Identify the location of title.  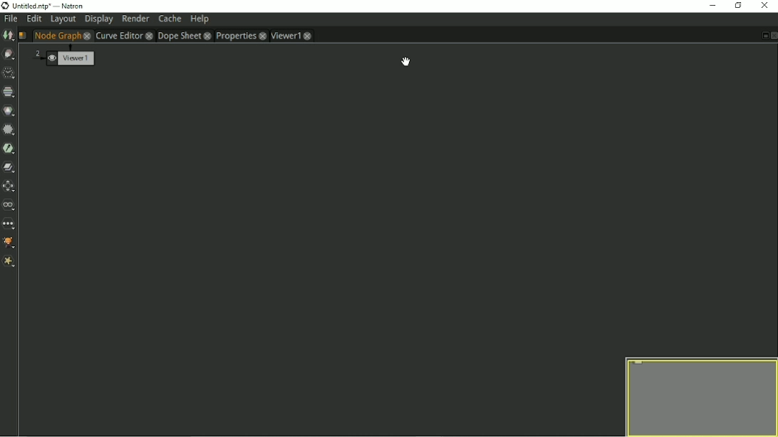
(49, 7).